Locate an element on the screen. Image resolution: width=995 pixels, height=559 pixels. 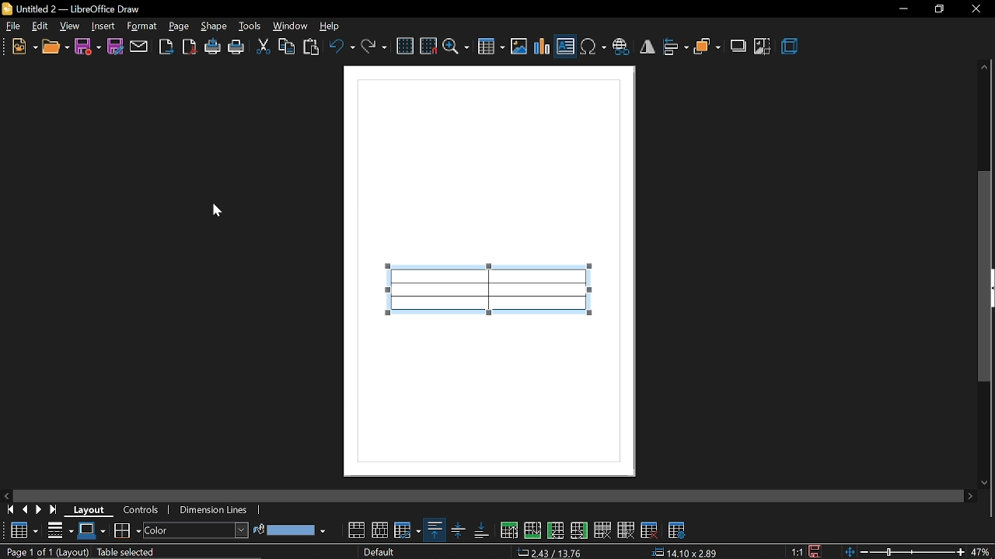
format is located at coordinates (141, 26).